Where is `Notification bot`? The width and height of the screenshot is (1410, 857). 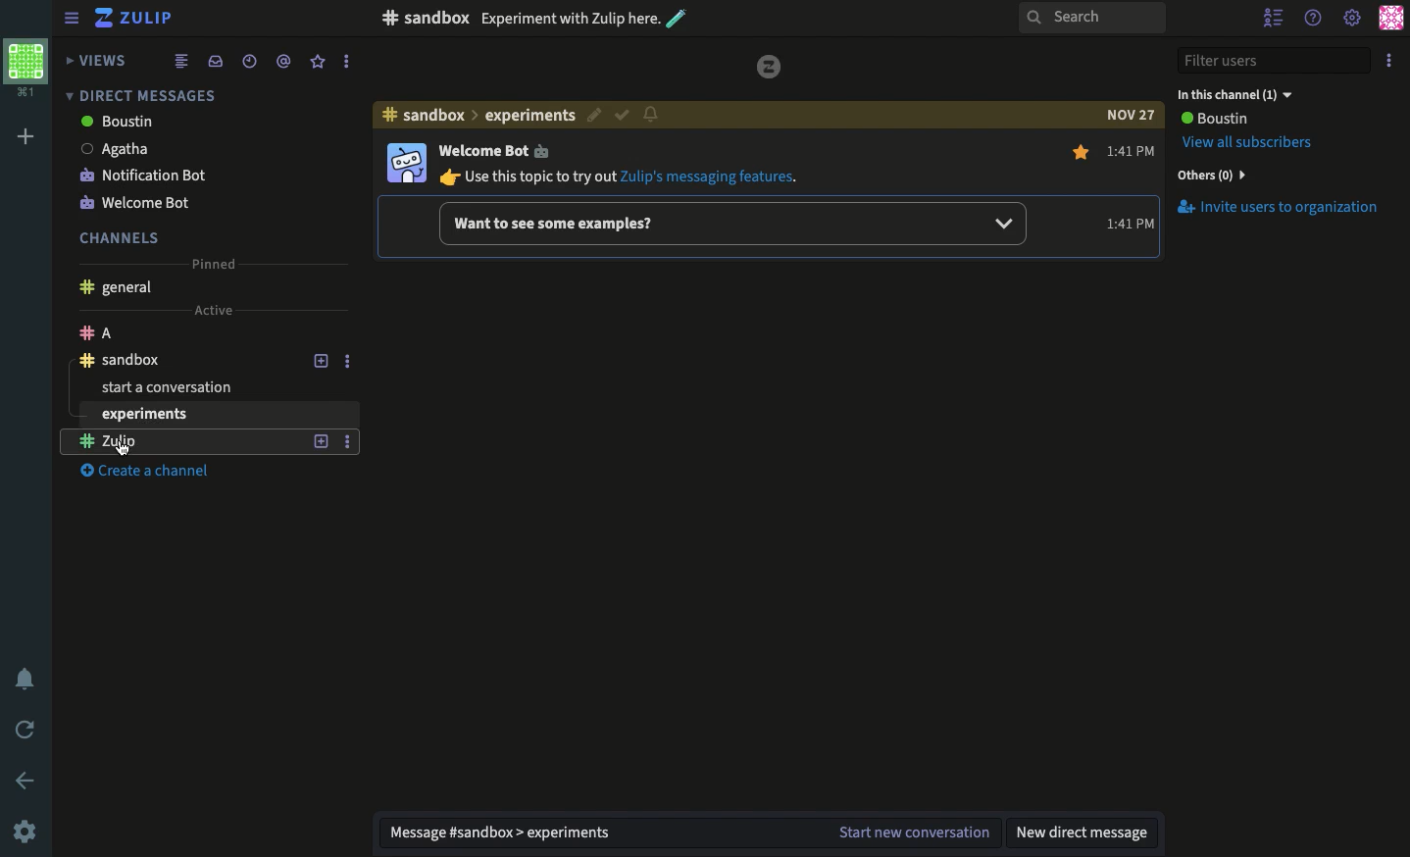 Notification bot is located at coordinates (188, 174).